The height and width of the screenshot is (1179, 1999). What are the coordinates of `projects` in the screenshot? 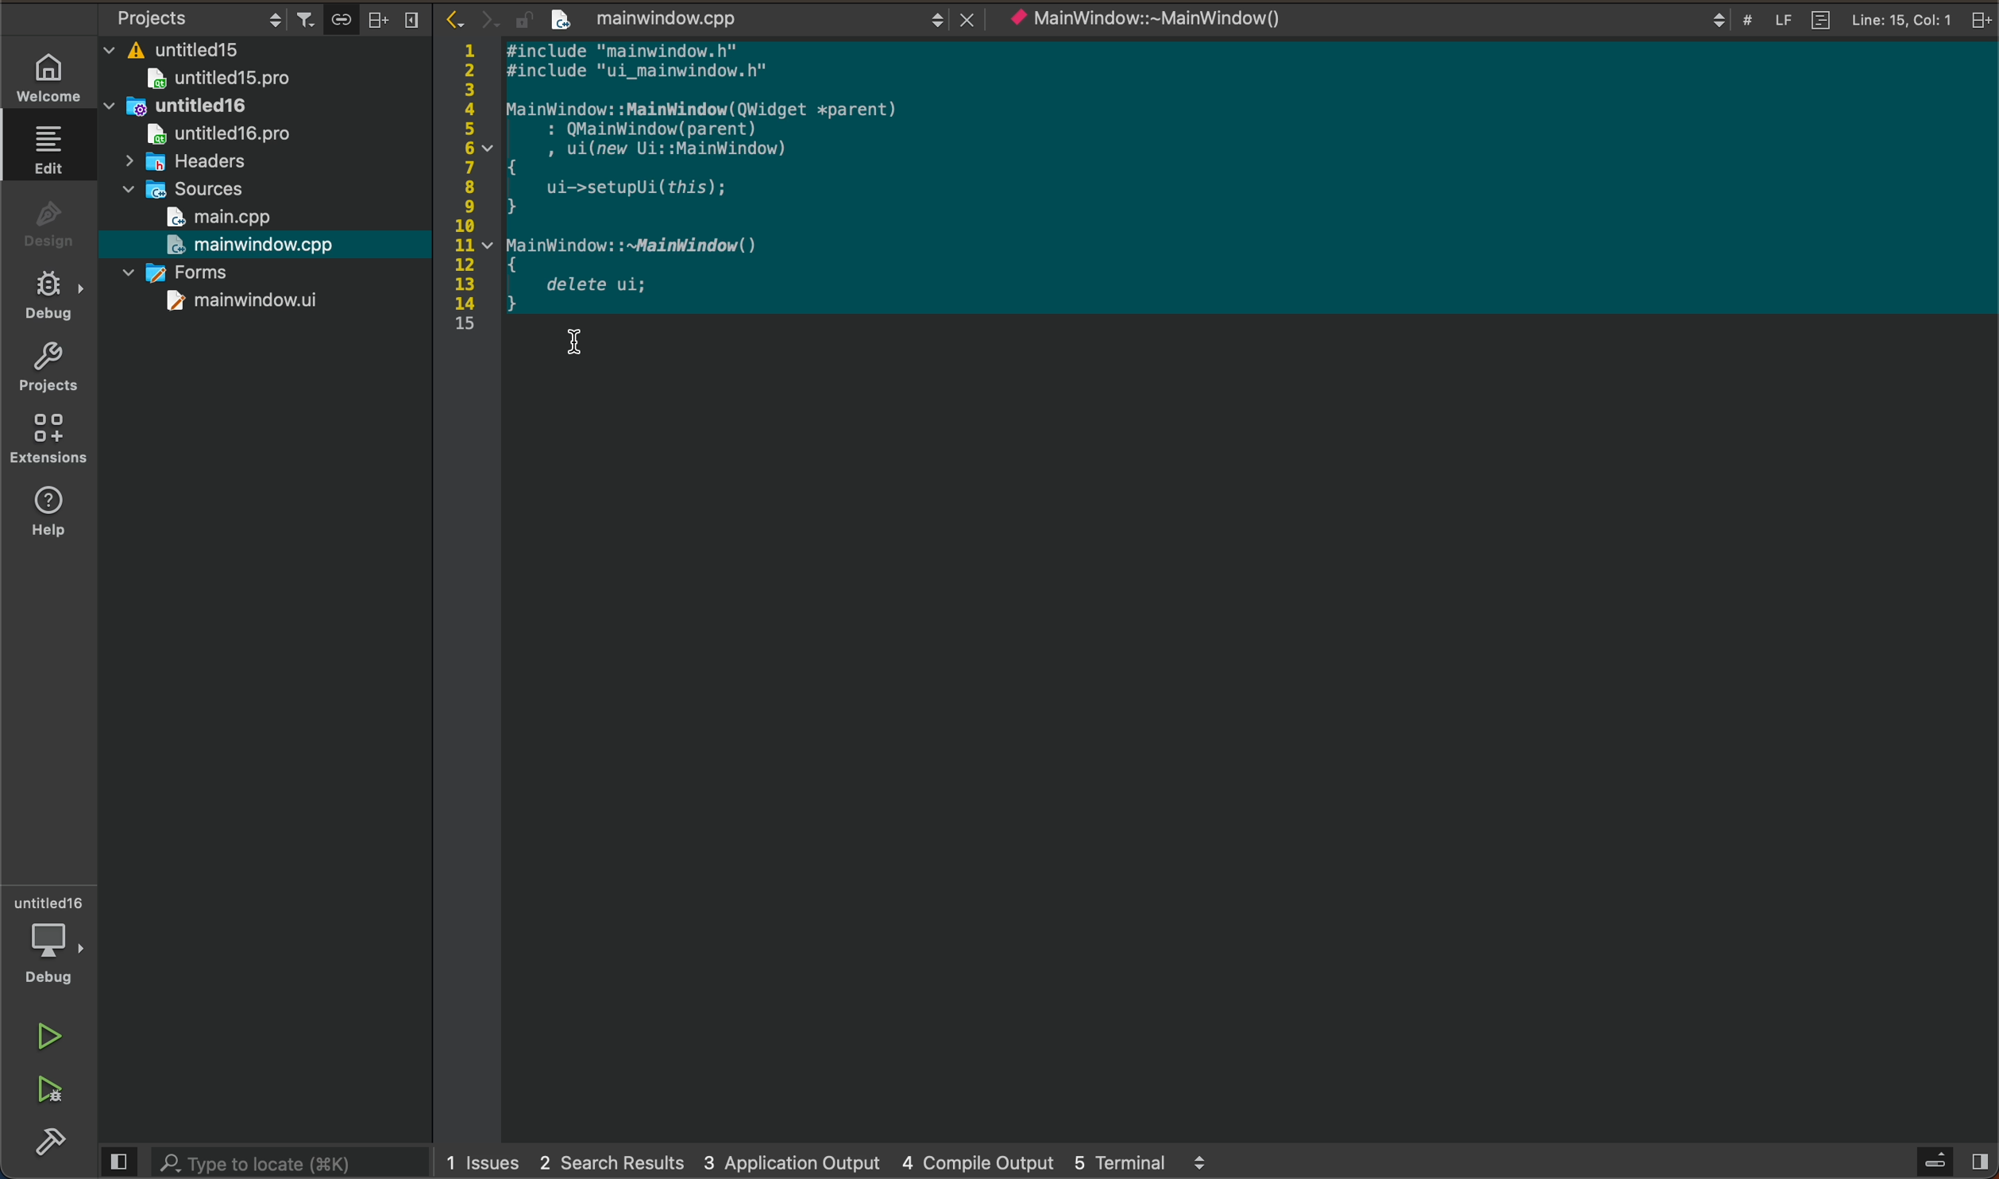 It's located at (48, 369).